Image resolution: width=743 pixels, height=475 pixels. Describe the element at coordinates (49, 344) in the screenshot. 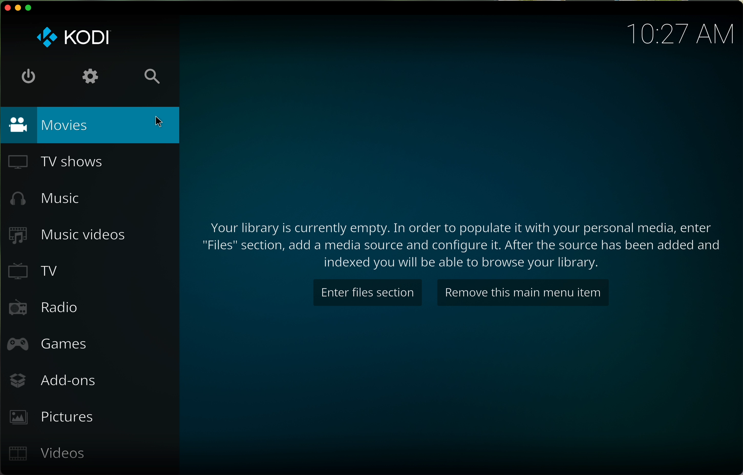

I see `games button` at that location.